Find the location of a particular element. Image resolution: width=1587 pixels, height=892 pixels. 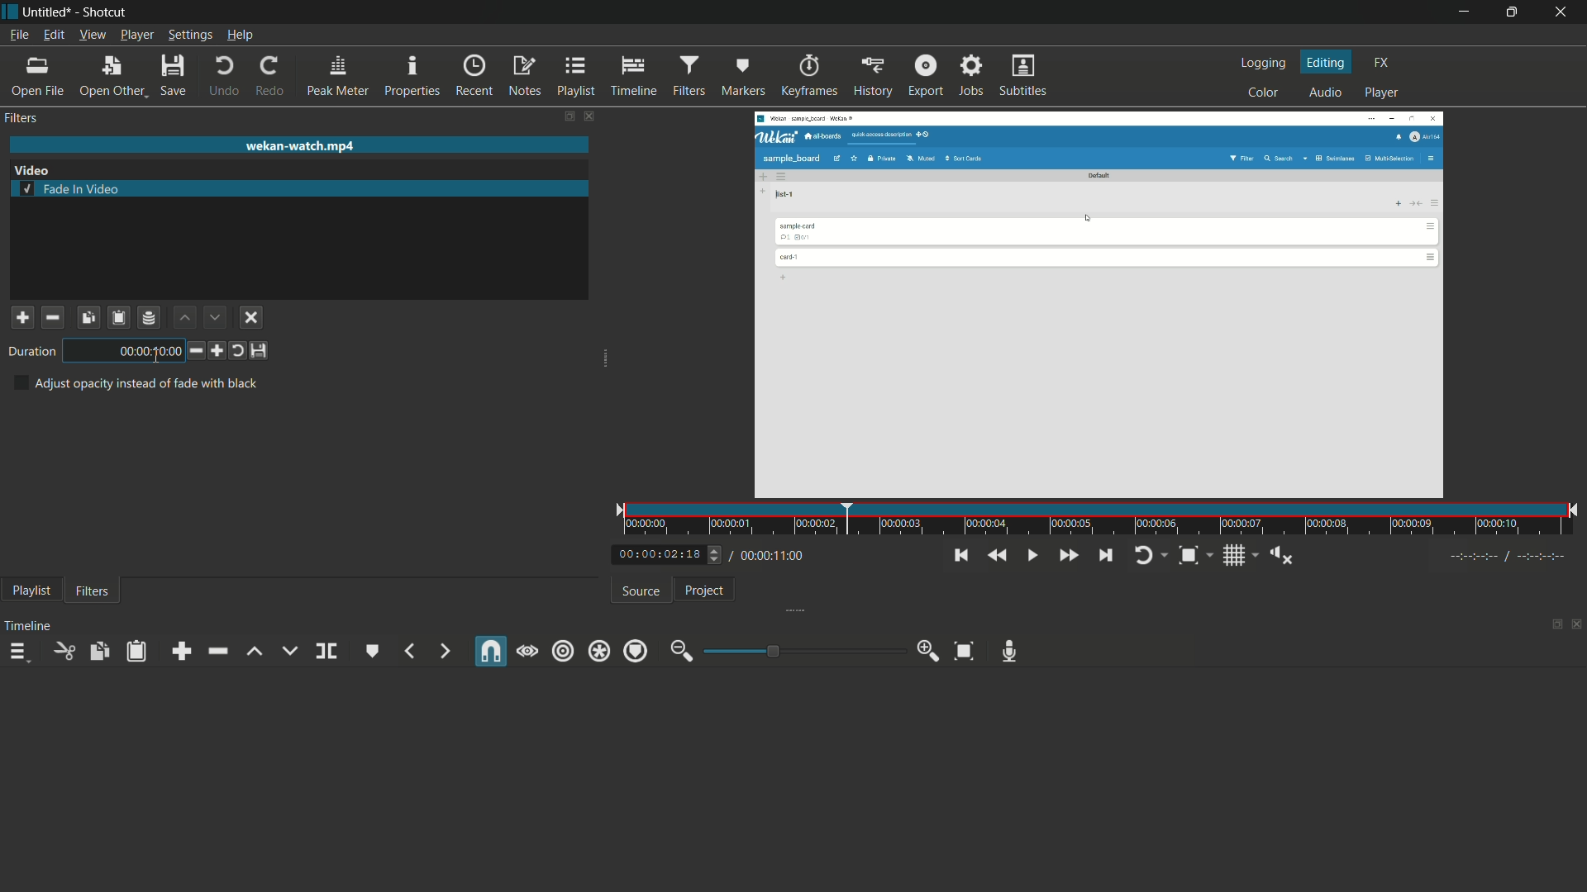

toggle zoom is located at coordinates (1188, 557).